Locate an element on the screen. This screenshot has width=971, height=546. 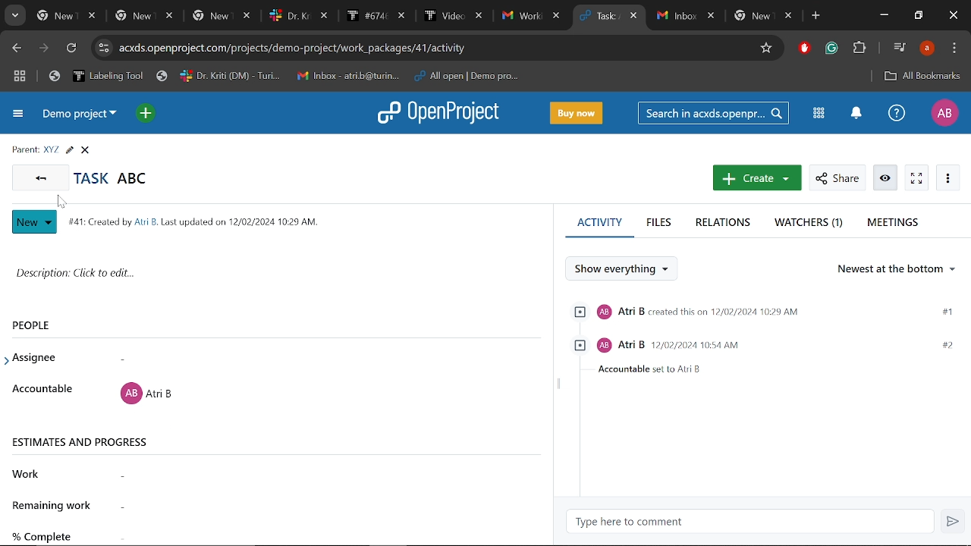
Meetings is located at coordinates (891, 225).